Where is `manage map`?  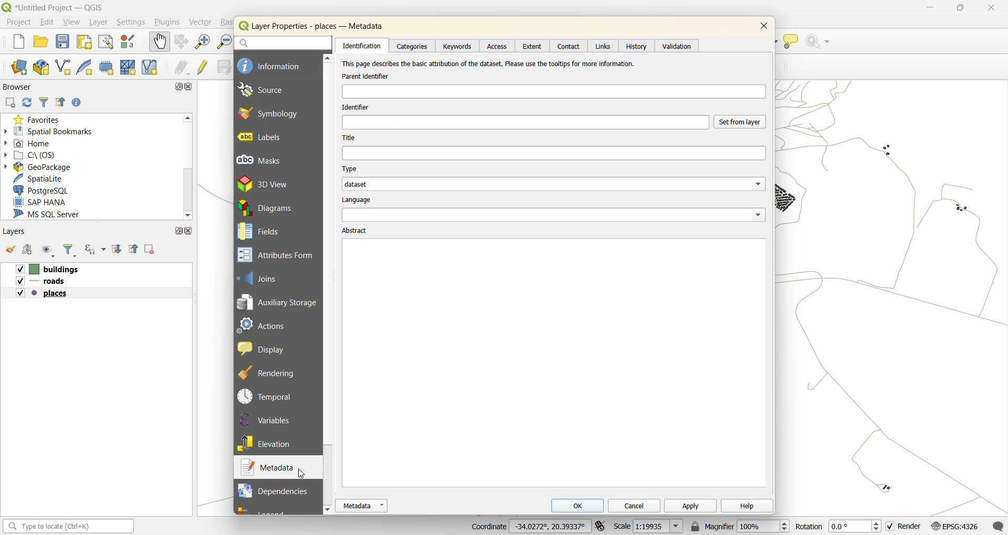 manage map is located at coordinates (50, 250).